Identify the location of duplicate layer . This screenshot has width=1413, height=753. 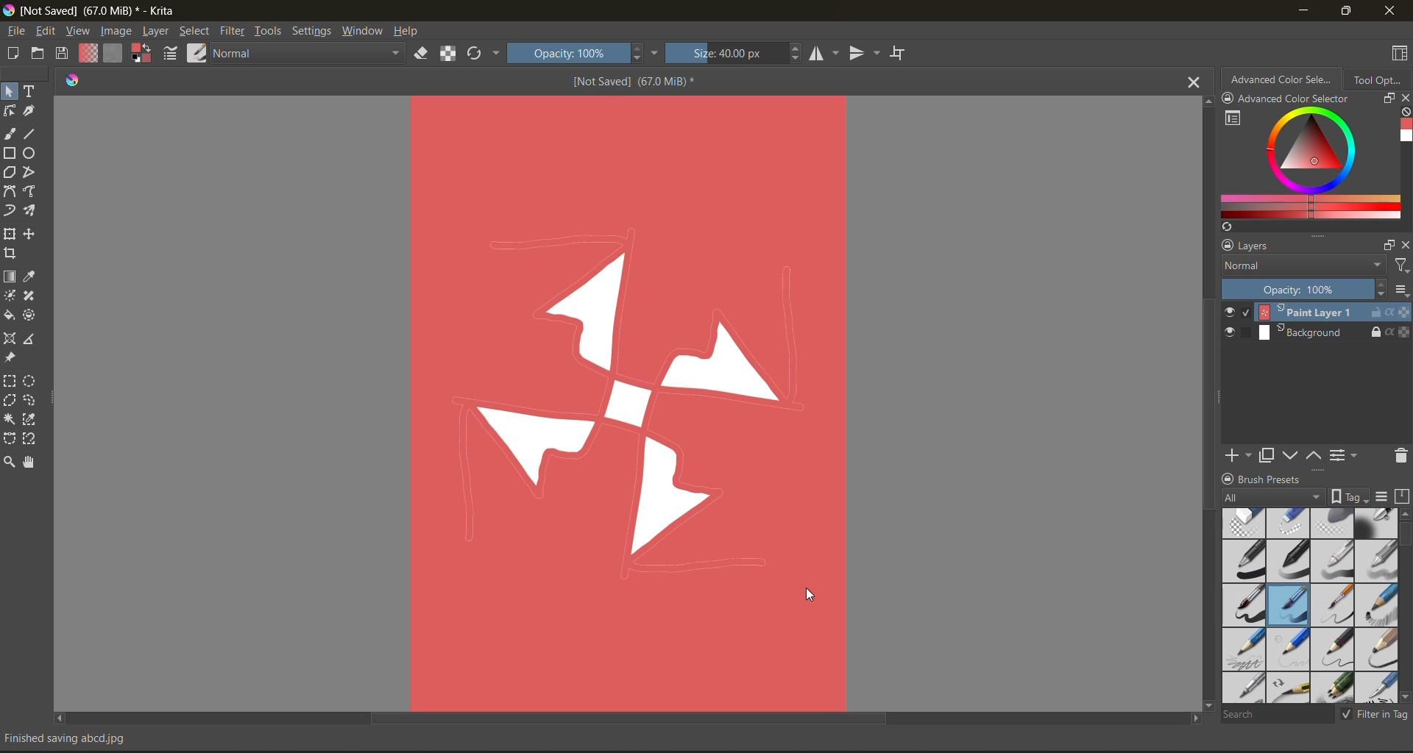
(1274, 457).